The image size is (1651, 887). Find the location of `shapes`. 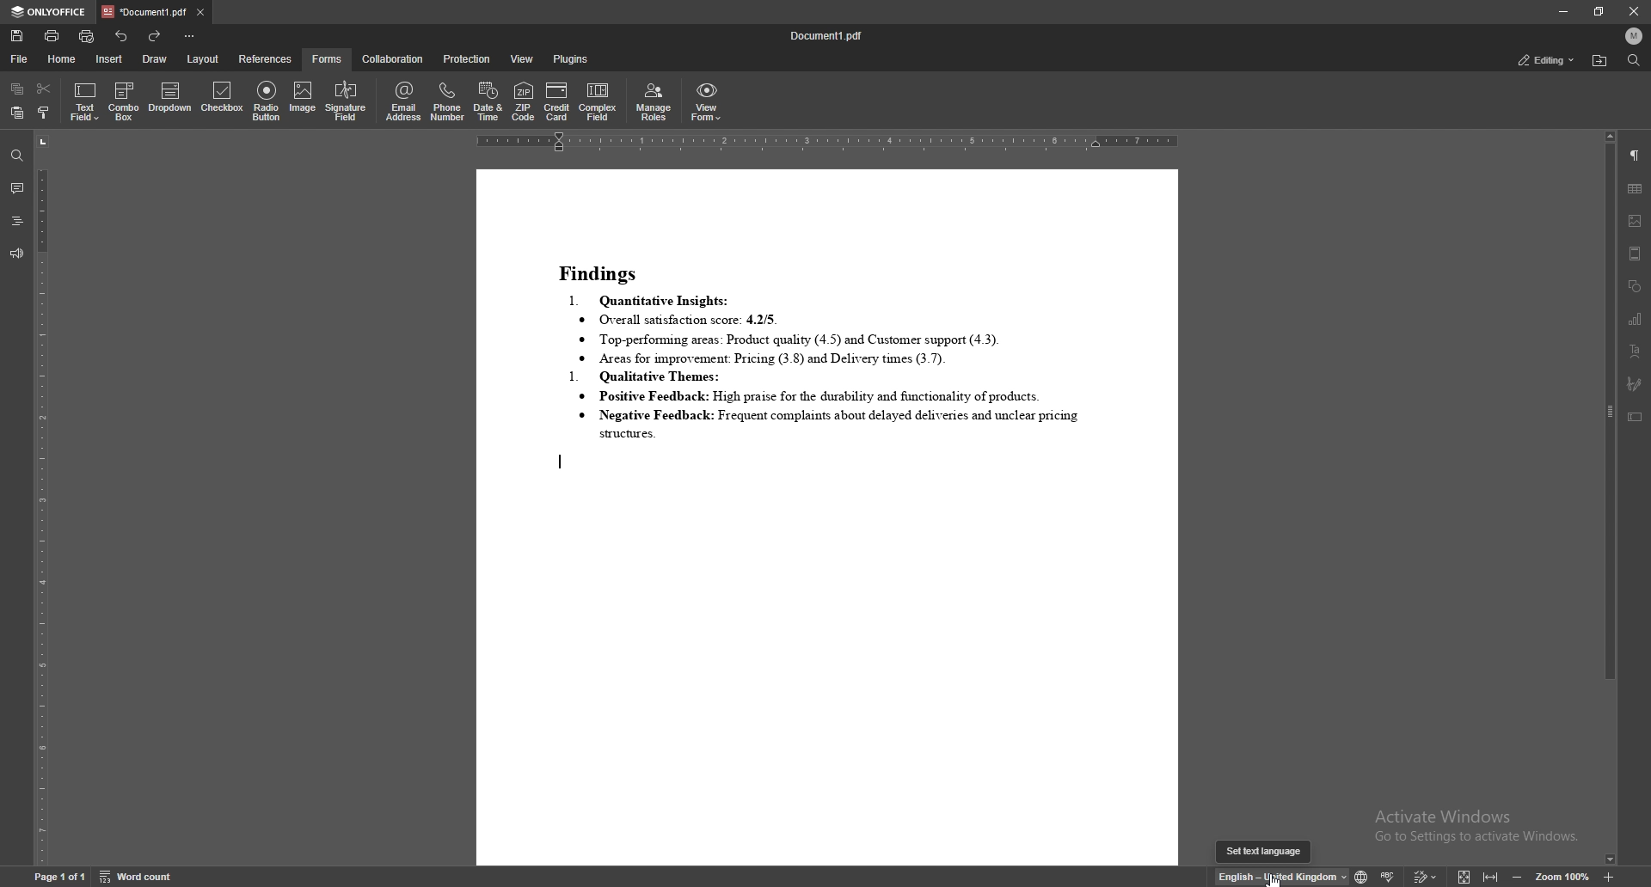

shapes is located at coordinates (1636, 287).